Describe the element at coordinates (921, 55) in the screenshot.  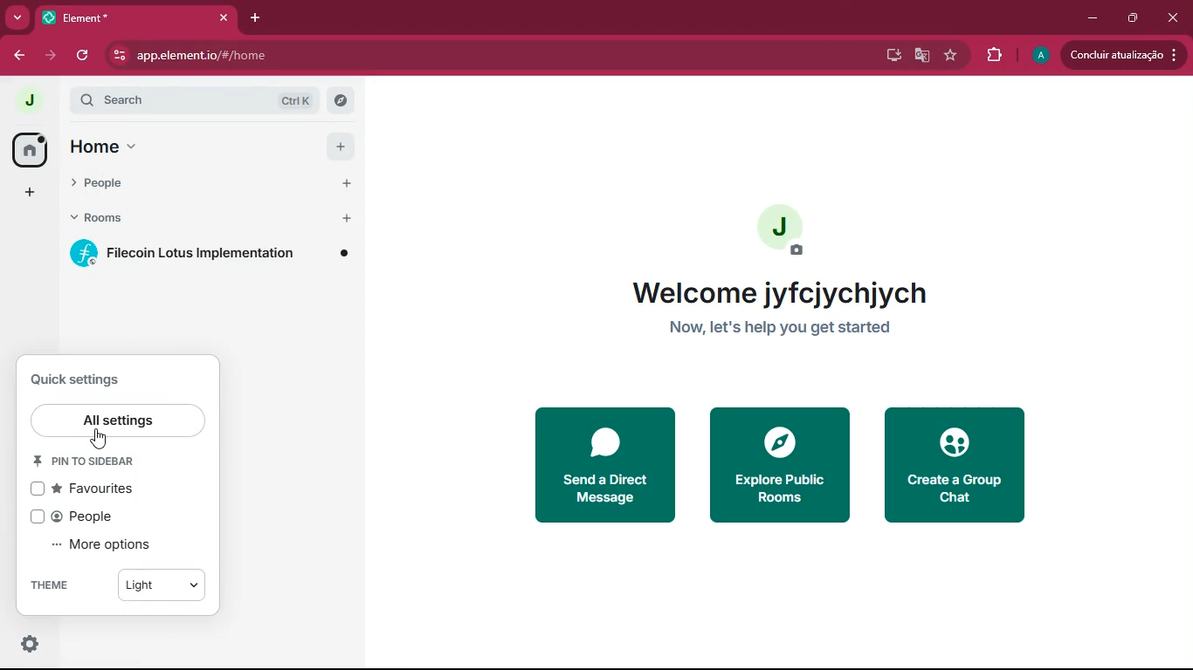
I see `google translate` at that location.